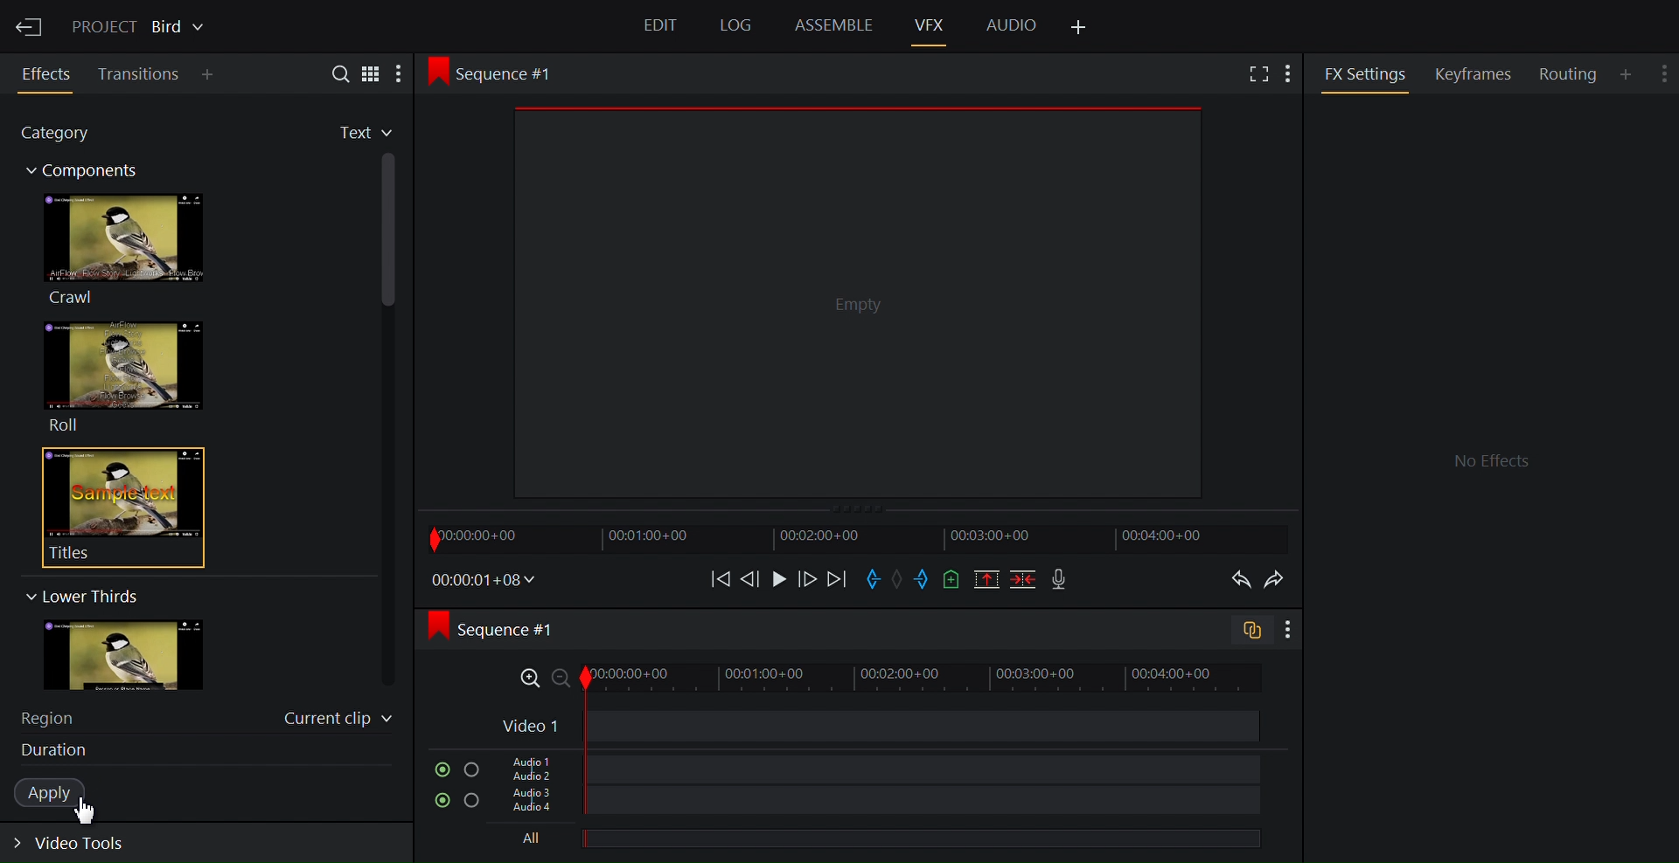 Image resolution: width=1679 pixels, height=863 pixels. Describe the element at coordinates (859, 302) in the screenshot. I see `Media Viewer` at that location.